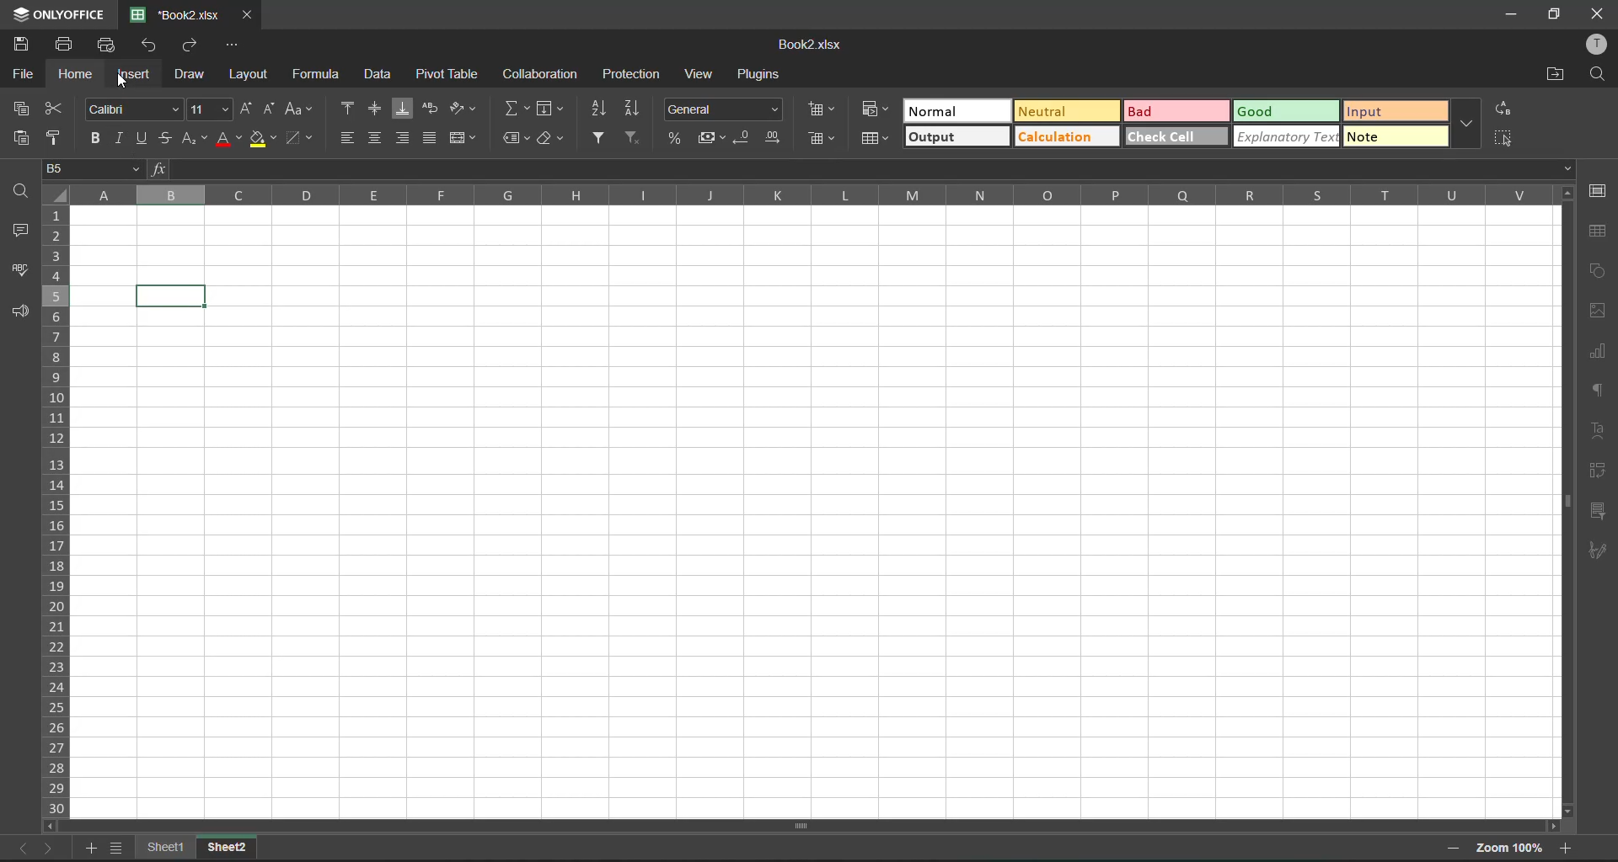 This screenshot has width=1618, height=862. I want to click on conditional formatting, so click(878, 110).